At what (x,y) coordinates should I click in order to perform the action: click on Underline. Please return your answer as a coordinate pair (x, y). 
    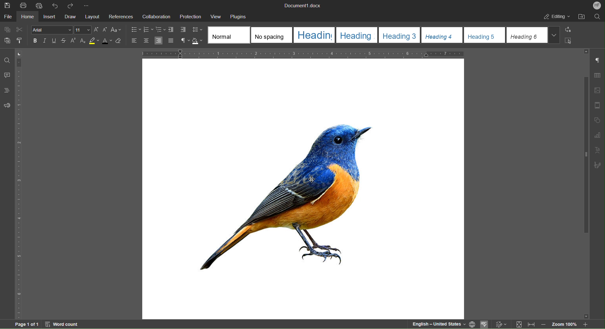
    Looking at the image, I should click on (54, 41).